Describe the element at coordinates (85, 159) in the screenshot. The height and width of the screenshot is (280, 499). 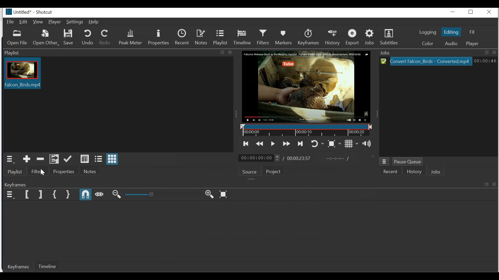
I see `View as details` at that location.